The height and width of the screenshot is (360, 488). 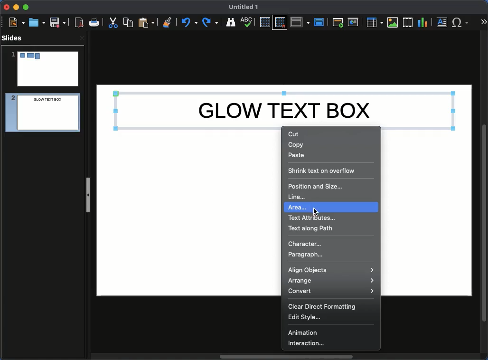 I want to click on Textbox, so click(x=442, y=22).